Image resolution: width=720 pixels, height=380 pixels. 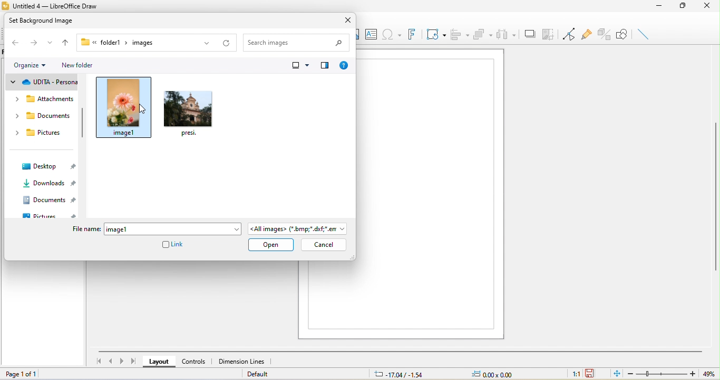 I want to click on font work text, so click(x=413, y=36).